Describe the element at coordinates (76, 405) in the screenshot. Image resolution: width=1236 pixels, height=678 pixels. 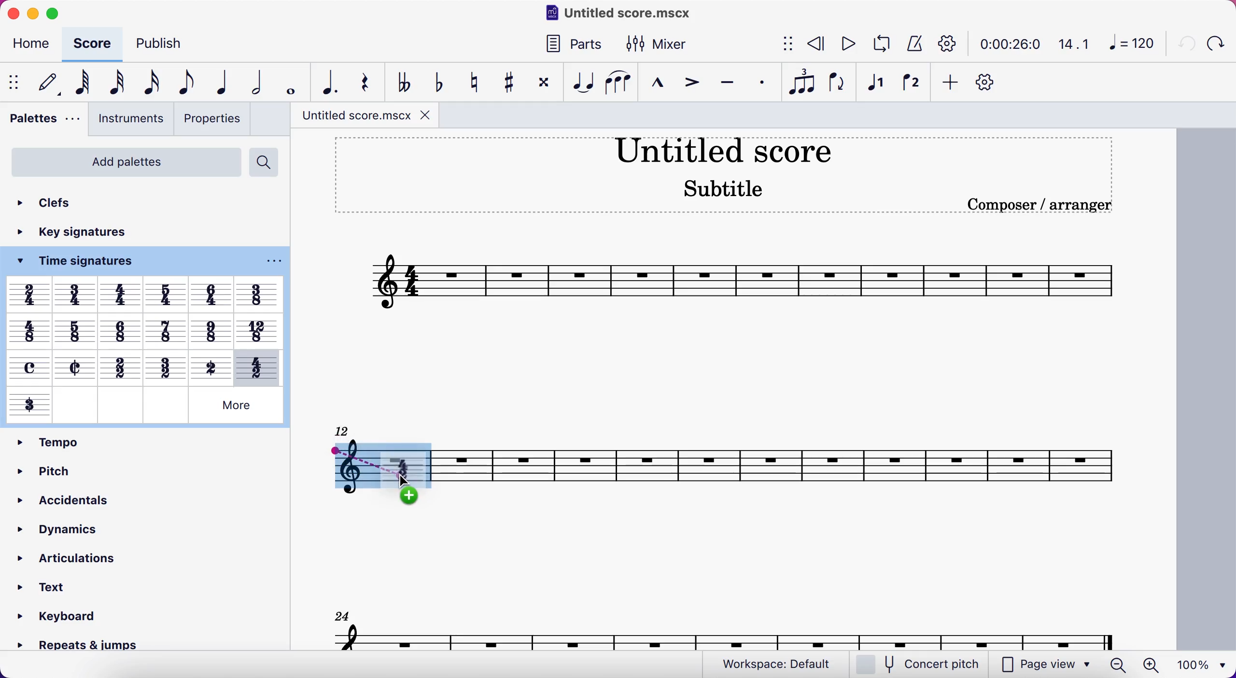
I see `` at that location.